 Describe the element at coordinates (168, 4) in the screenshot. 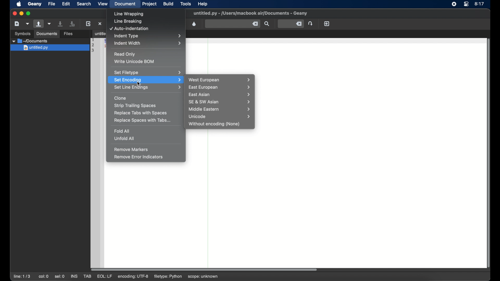

I see `build` at that location.